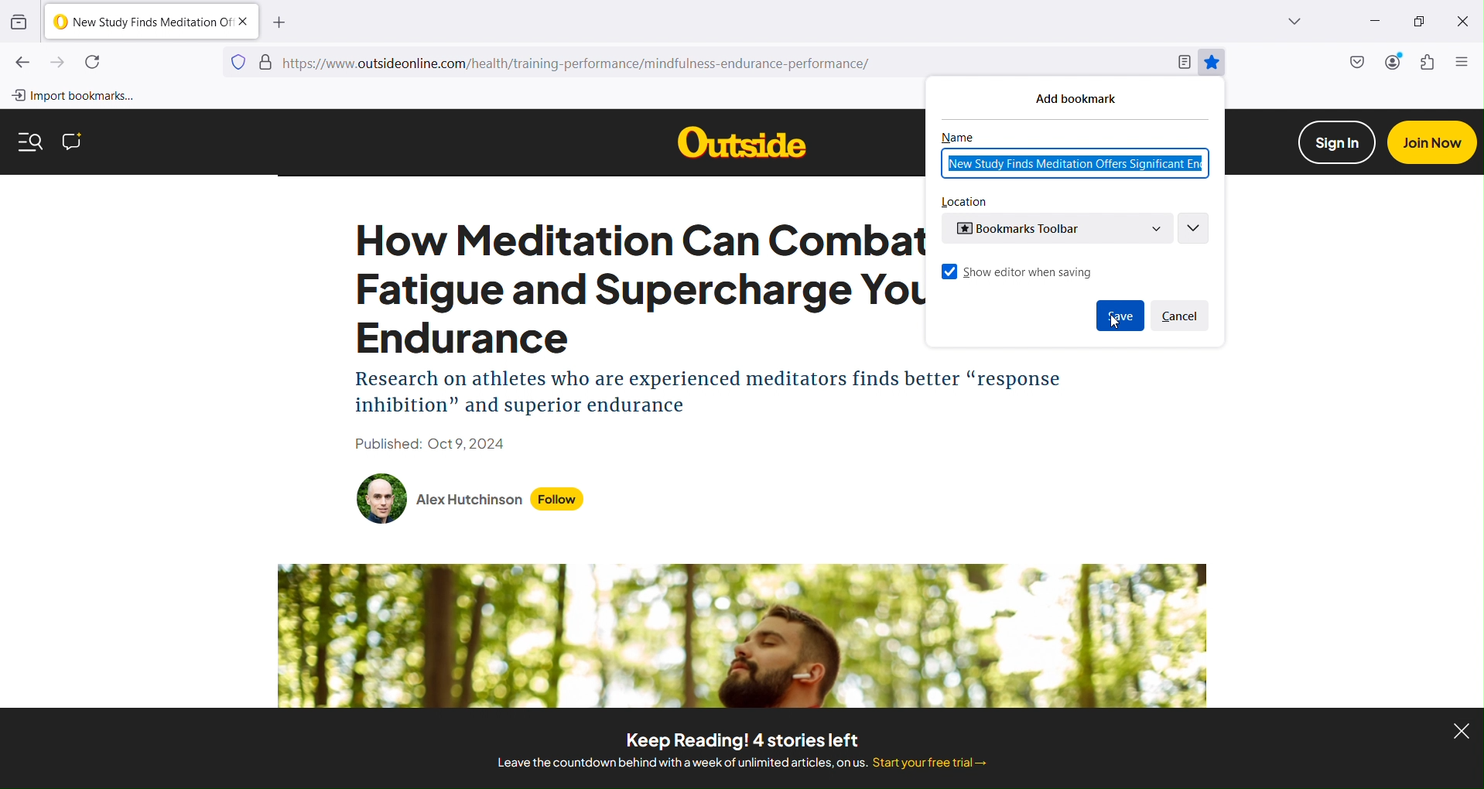 The image size is (1484, 789). What do you see at coordinates (279, 22) in the screenshot?
I see `Open a new tab` at bounding box center [279, 22].